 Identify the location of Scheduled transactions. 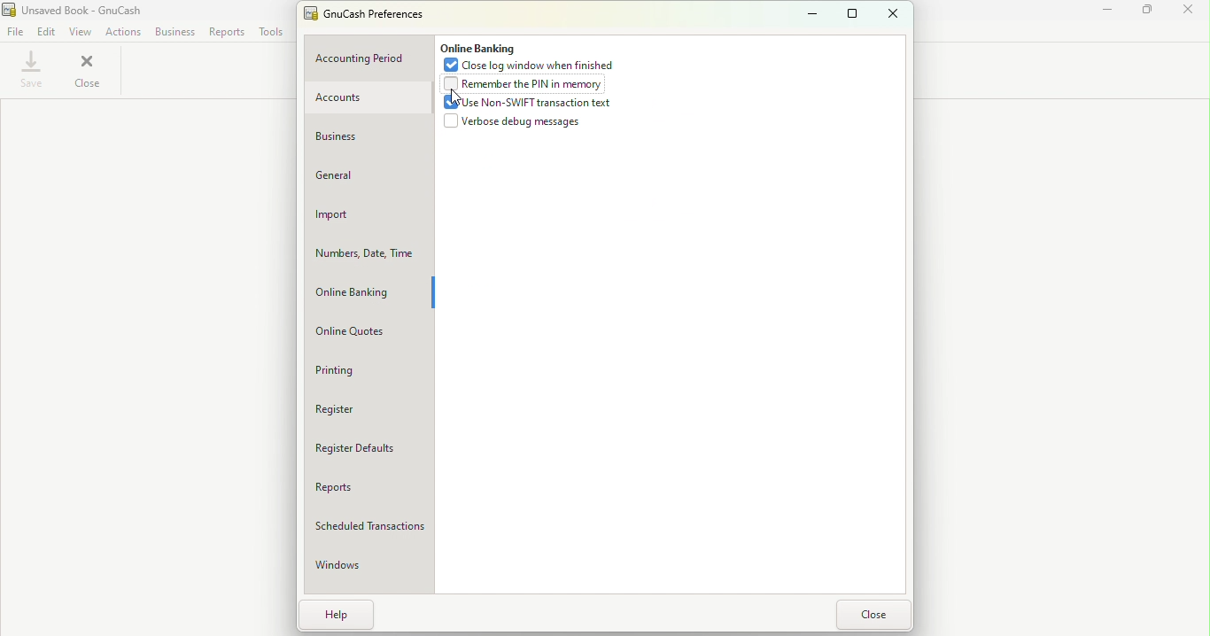
(371, 526).